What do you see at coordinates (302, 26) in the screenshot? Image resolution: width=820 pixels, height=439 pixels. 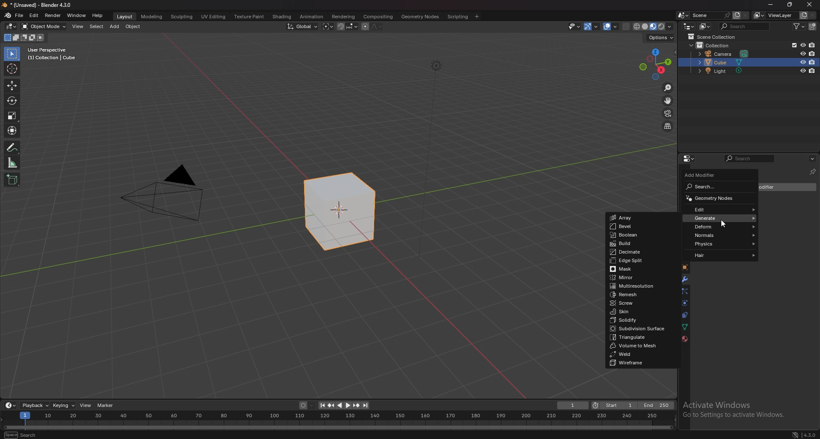 I see `transform orientation` at bounding box center [302, 26].